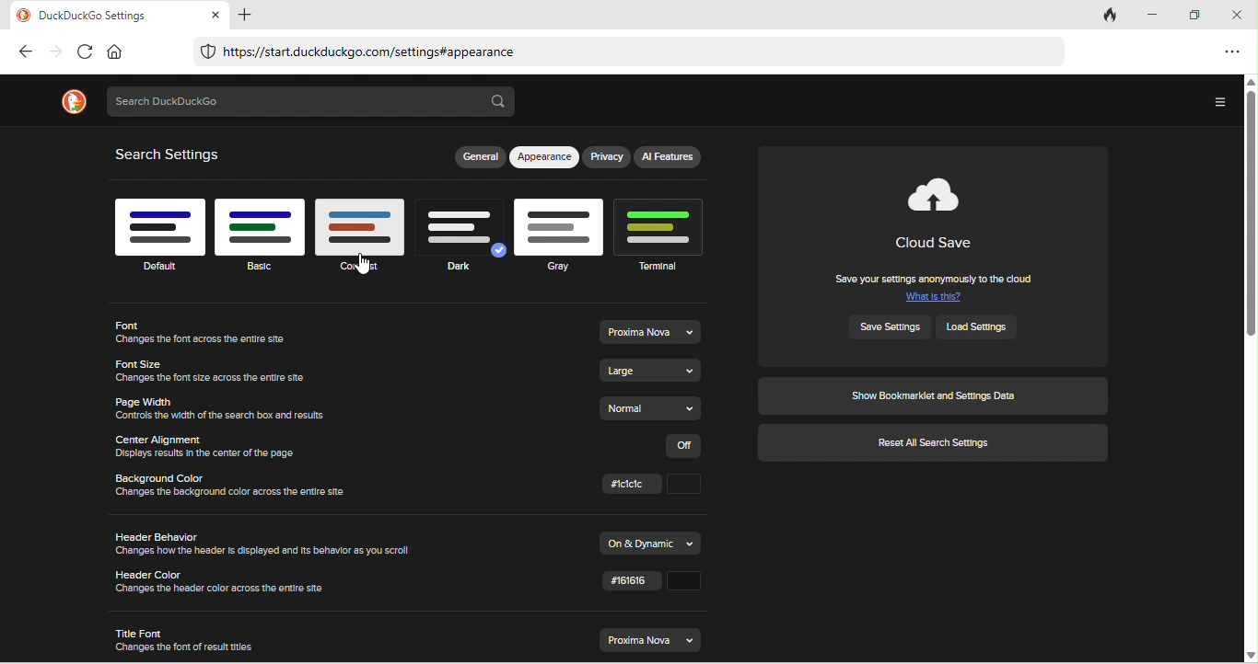 This screenshot has height=664, width=1258. What do you see at coordinates (653, 542) in the screenshot?
I see `on and dynamic` at bounding box center [653, 542].